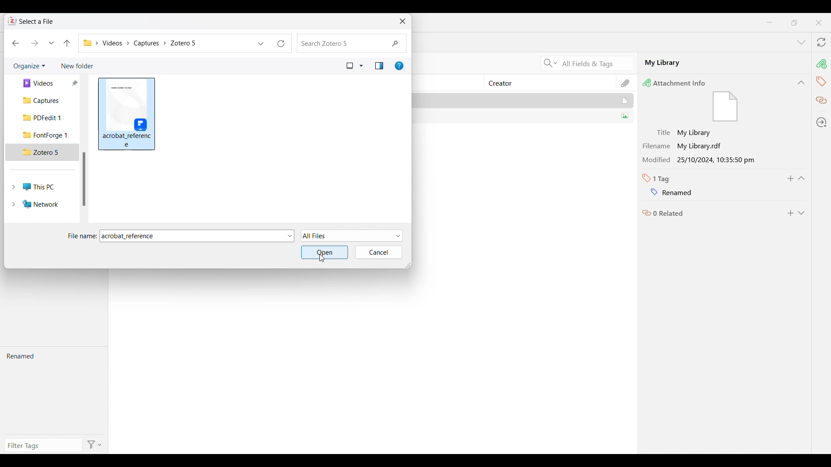 This screenshot has height=467, width=831. I want to click on FontForge 1 folder, so click(46, 135).